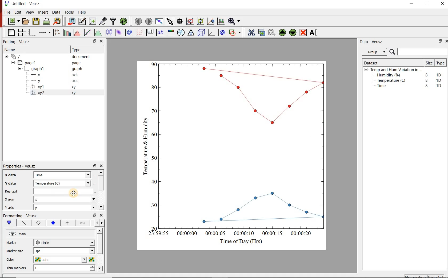 The width and height of the screenshot is (448, 278). I want to click on 3pt, so click(44, 250).